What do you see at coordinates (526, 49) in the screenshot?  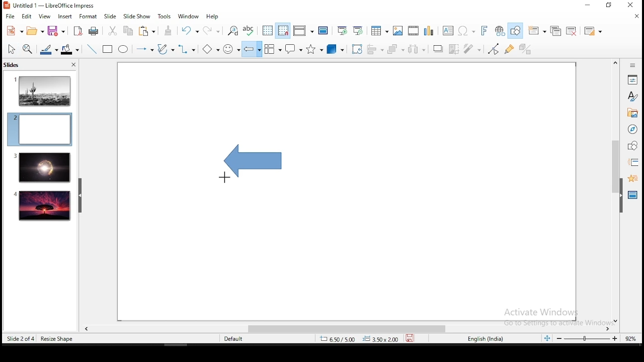 I see `toggle extrusiuon` at bounding box center [526, 49].